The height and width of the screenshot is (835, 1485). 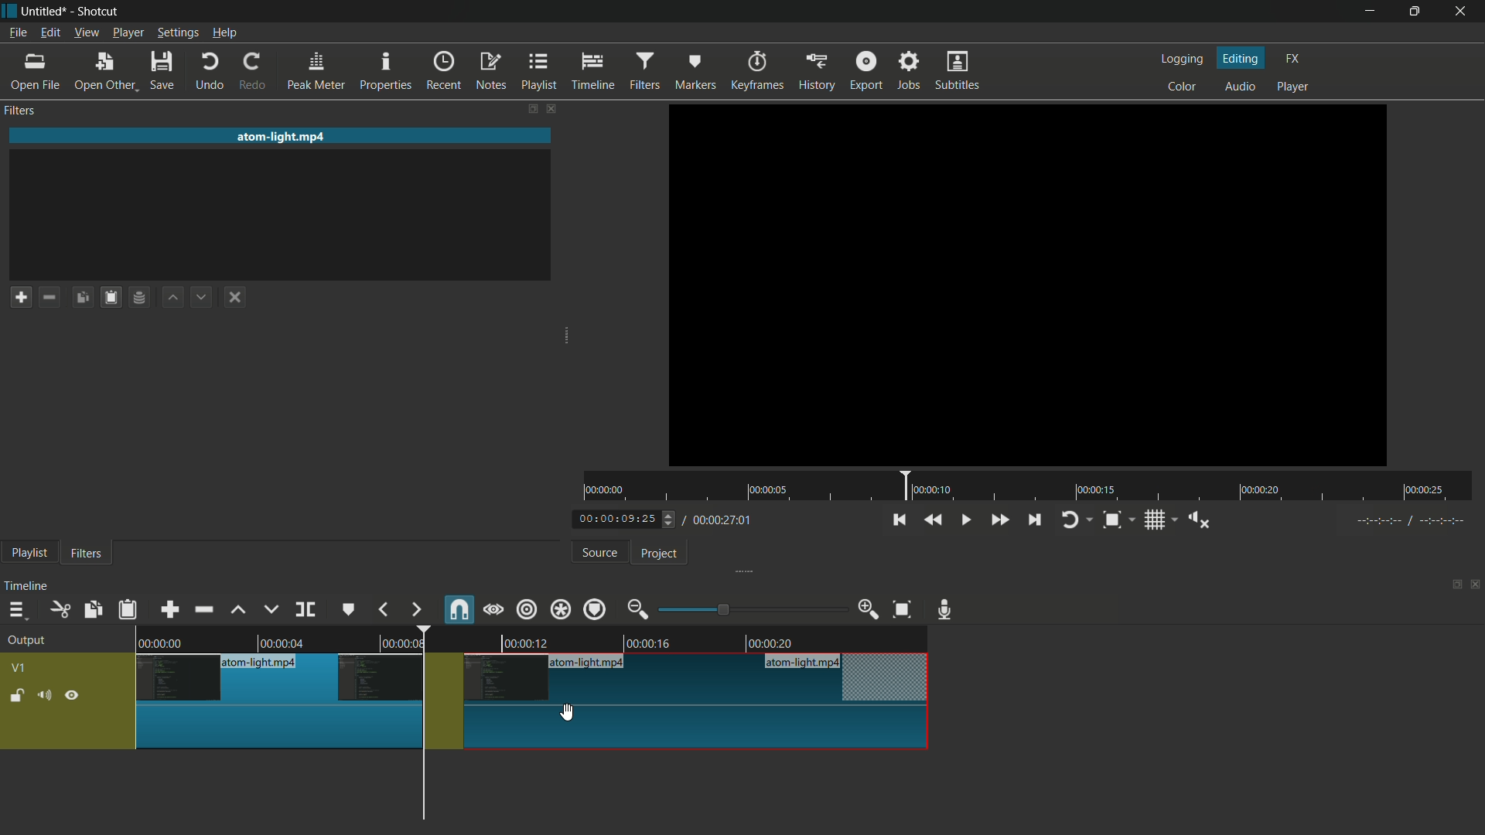 I want to click on , so click(x=1027, y=286).